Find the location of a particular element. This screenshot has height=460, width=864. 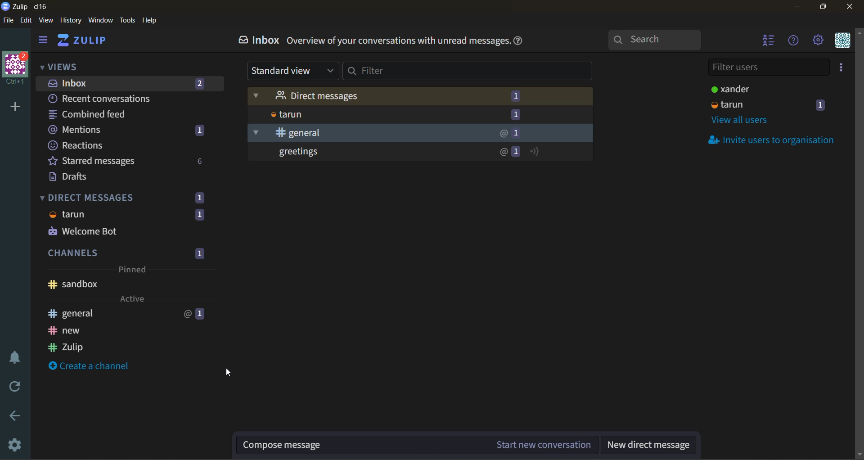

users and status is located at coordinates (766, 89).